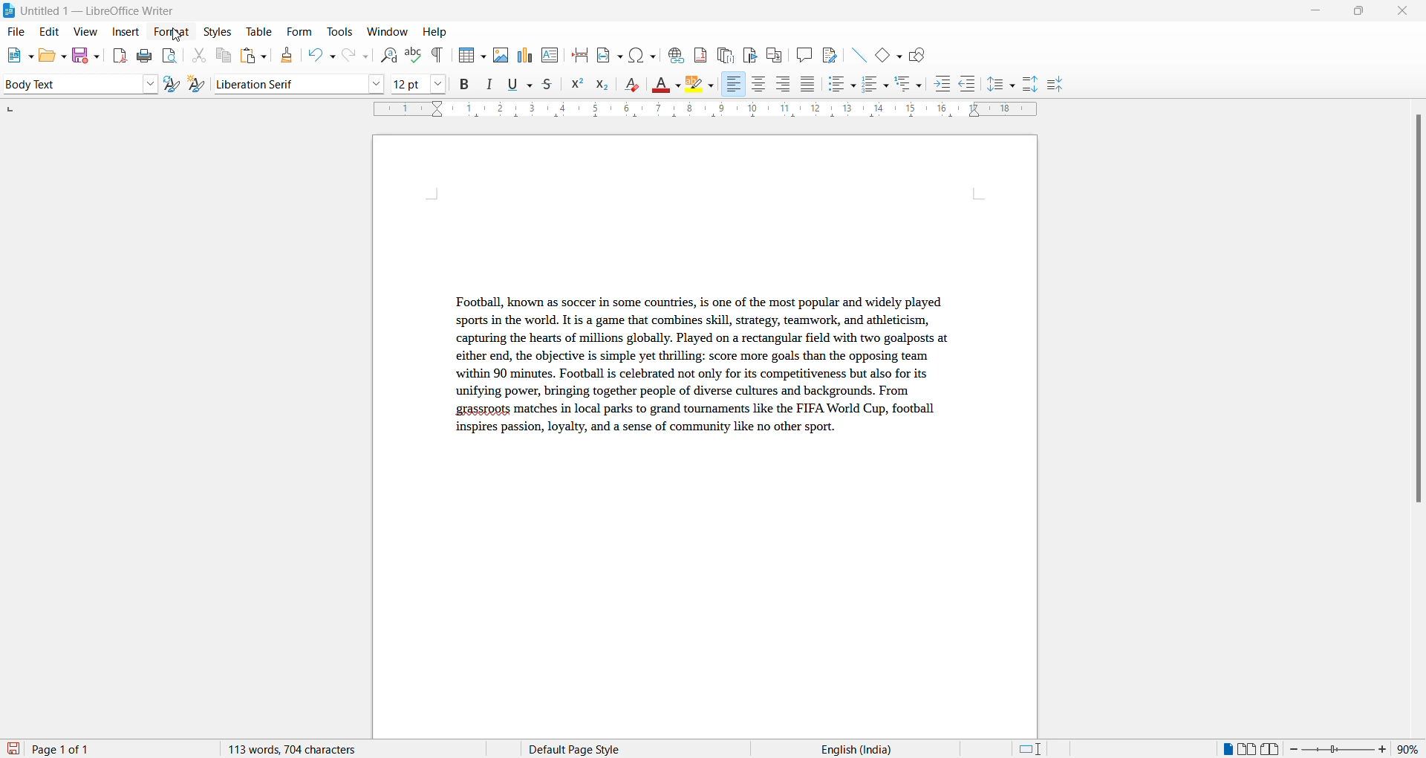  What do you see at coordinates (551, 54) in the screenshot?
I see `insert text` at bounding box center [551, 54].